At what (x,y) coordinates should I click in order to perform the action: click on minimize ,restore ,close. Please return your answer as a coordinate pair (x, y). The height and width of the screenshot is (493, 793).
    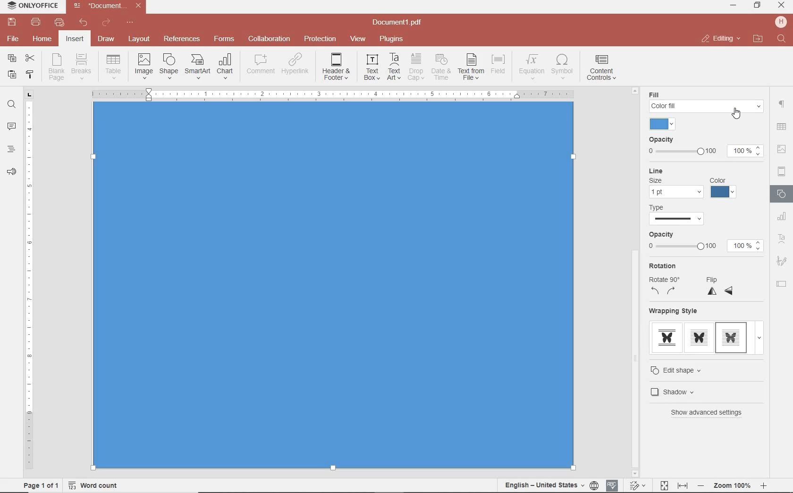
    Looking at the image, I should click on (783, 6).